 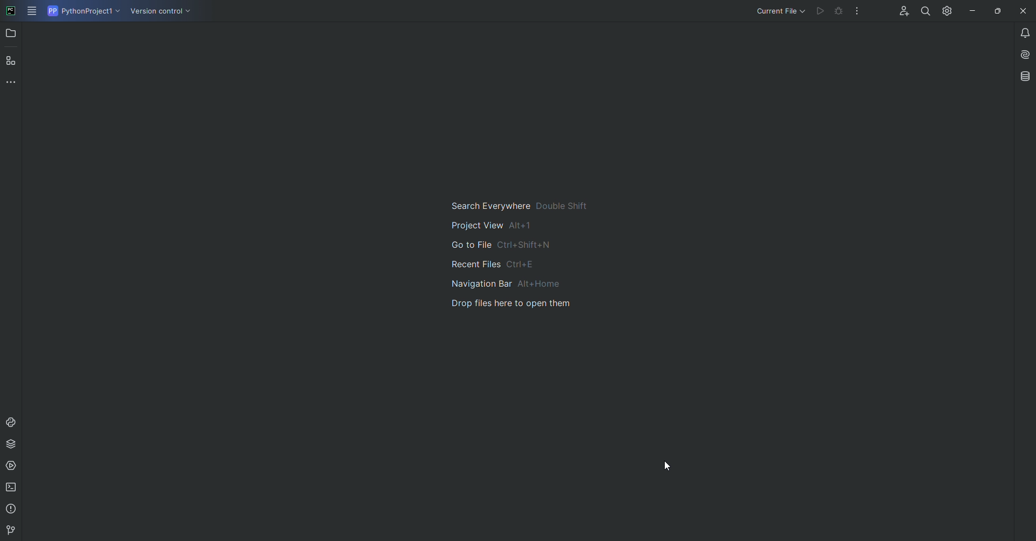 I want to click on Current file, so click(x=780, y=11).